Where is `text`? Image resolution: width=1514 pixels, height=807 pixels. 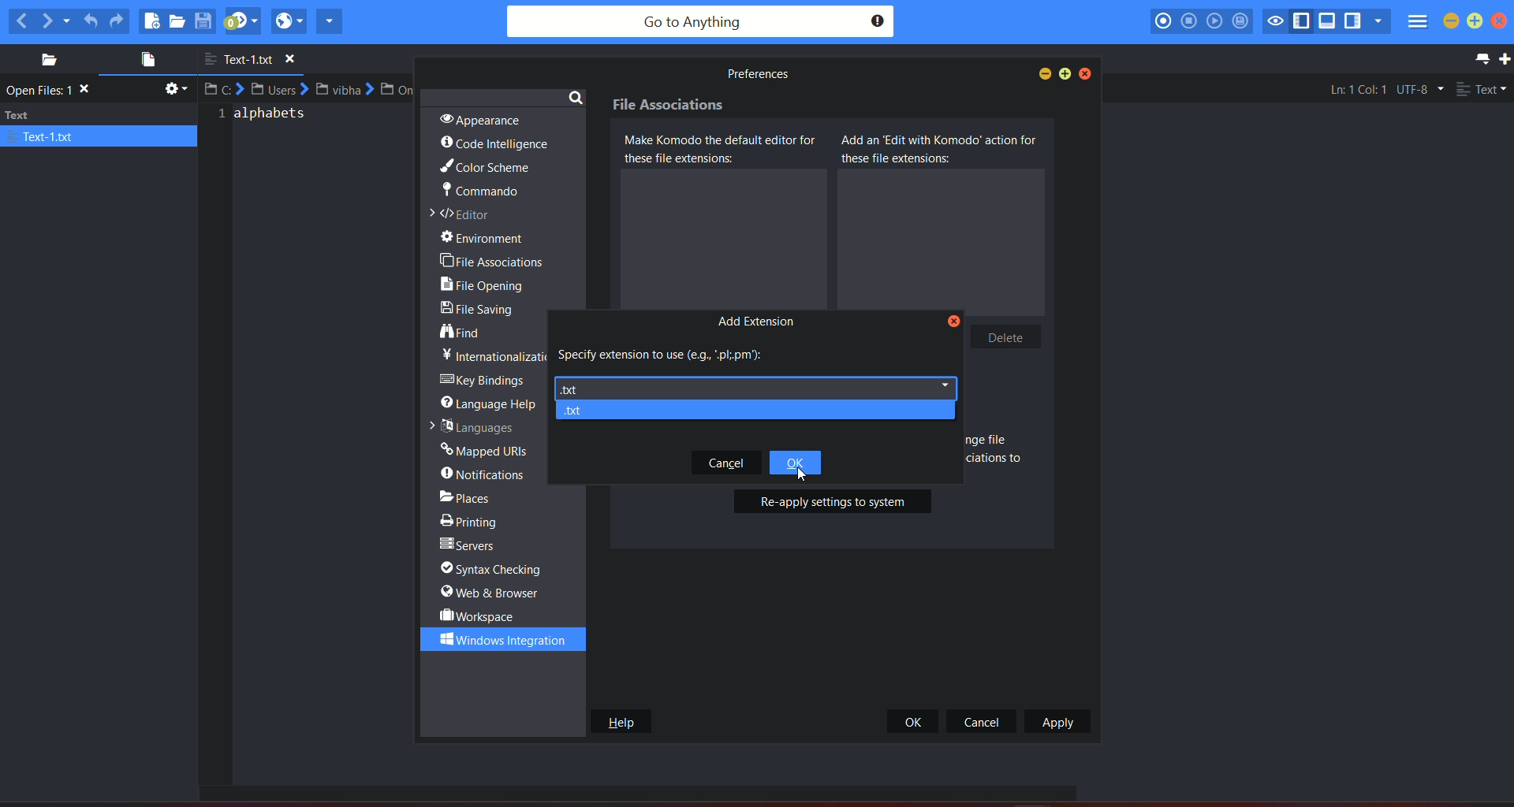
text is located at coordinates (99, 125).